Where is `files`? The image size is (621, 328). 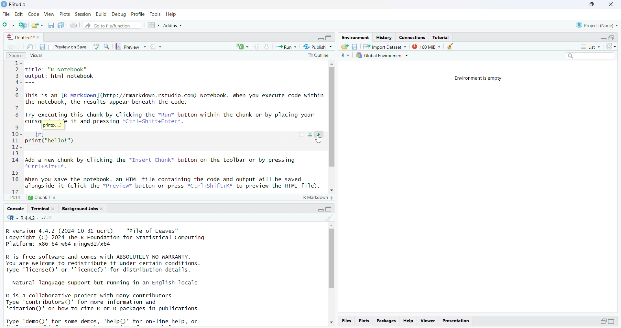 files is located at coordinates (346, 321).